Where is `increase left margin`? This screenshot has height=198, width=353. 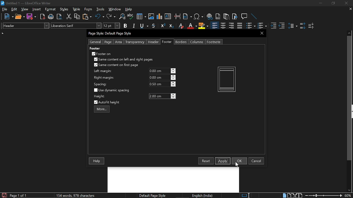 increase left margin is located at coordinates (173, 69).